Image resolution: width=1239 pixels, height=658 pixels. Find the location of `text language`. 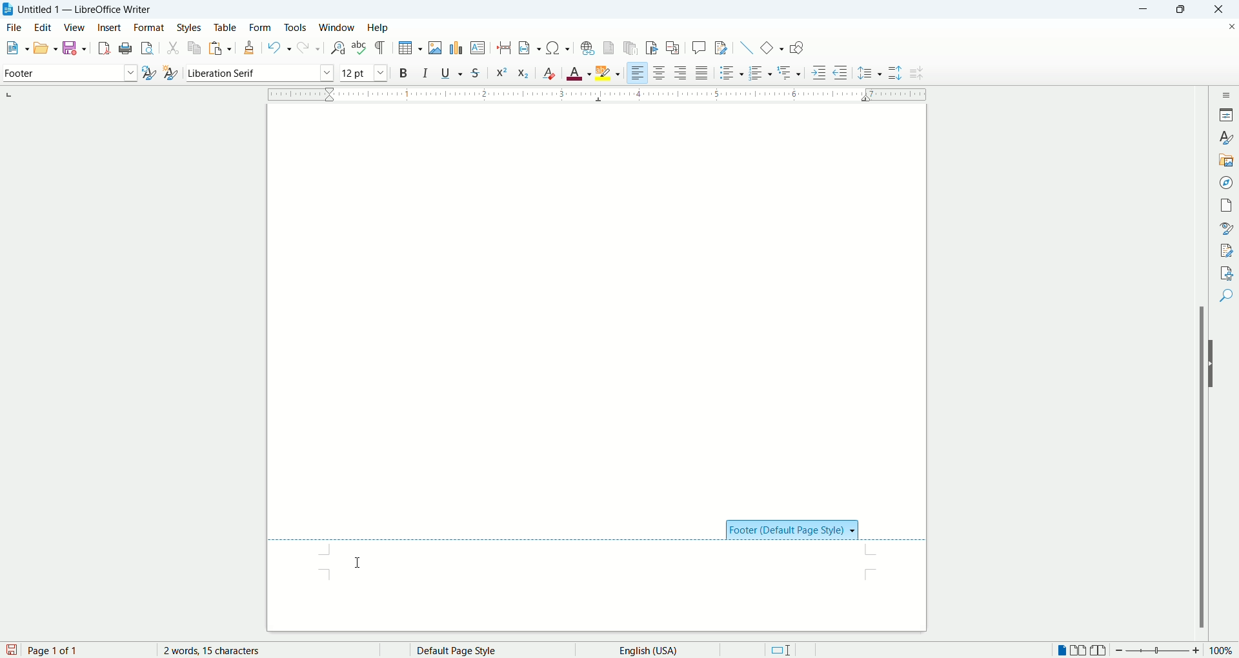

text language is located at coordinates (644, 650).